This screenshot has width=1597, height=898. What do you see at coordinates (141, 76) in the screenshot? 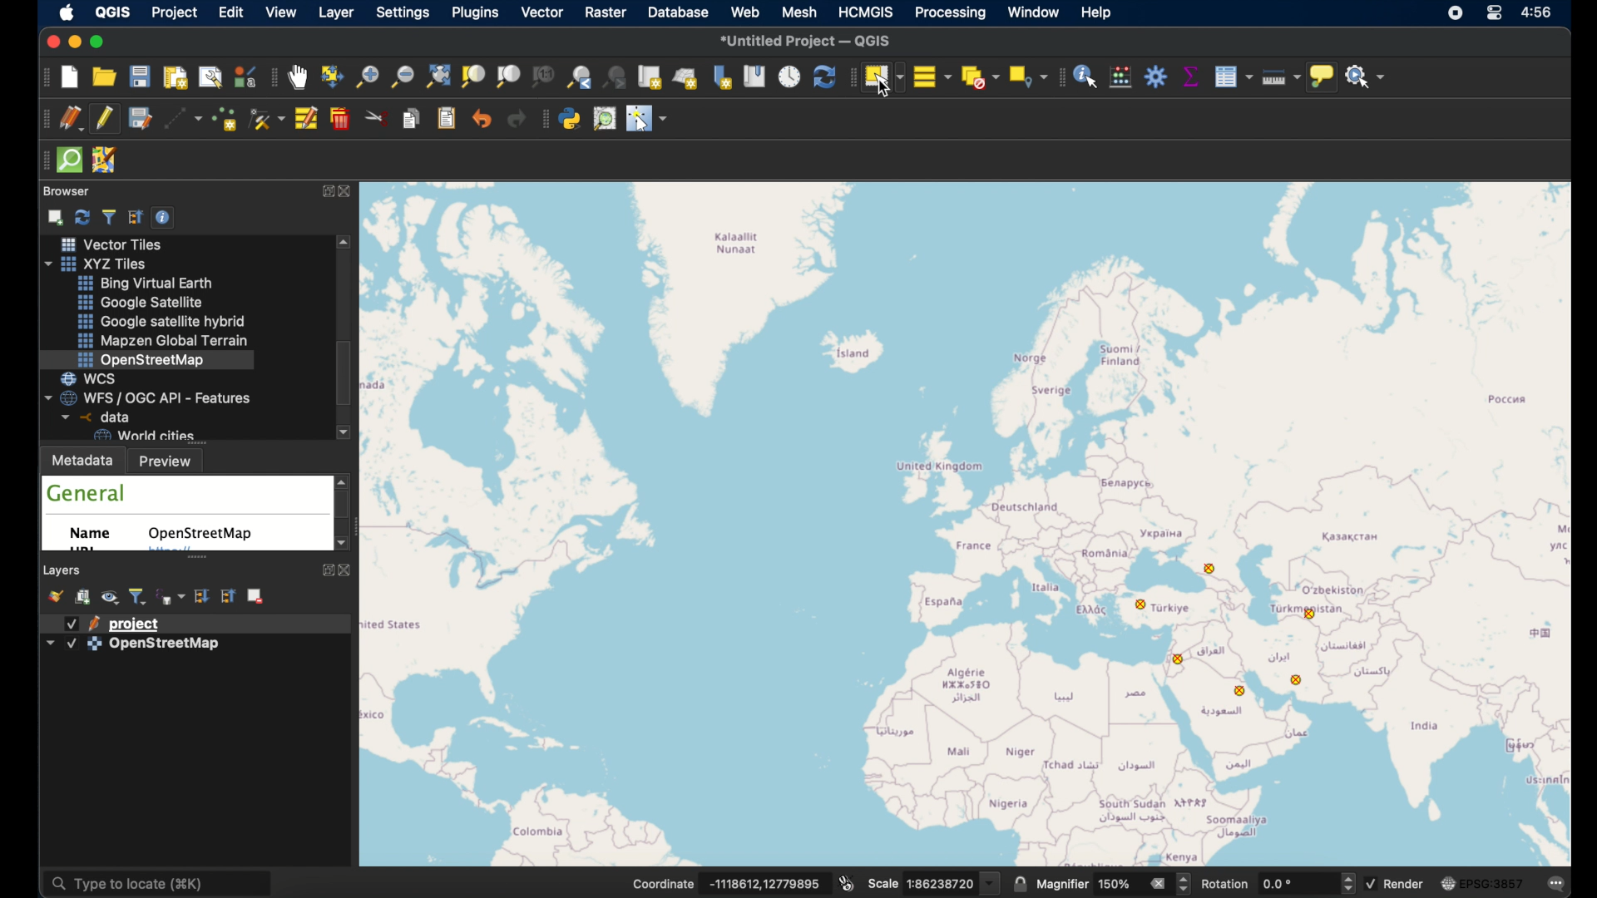
I see `save project` at bounding box center [141, 76].